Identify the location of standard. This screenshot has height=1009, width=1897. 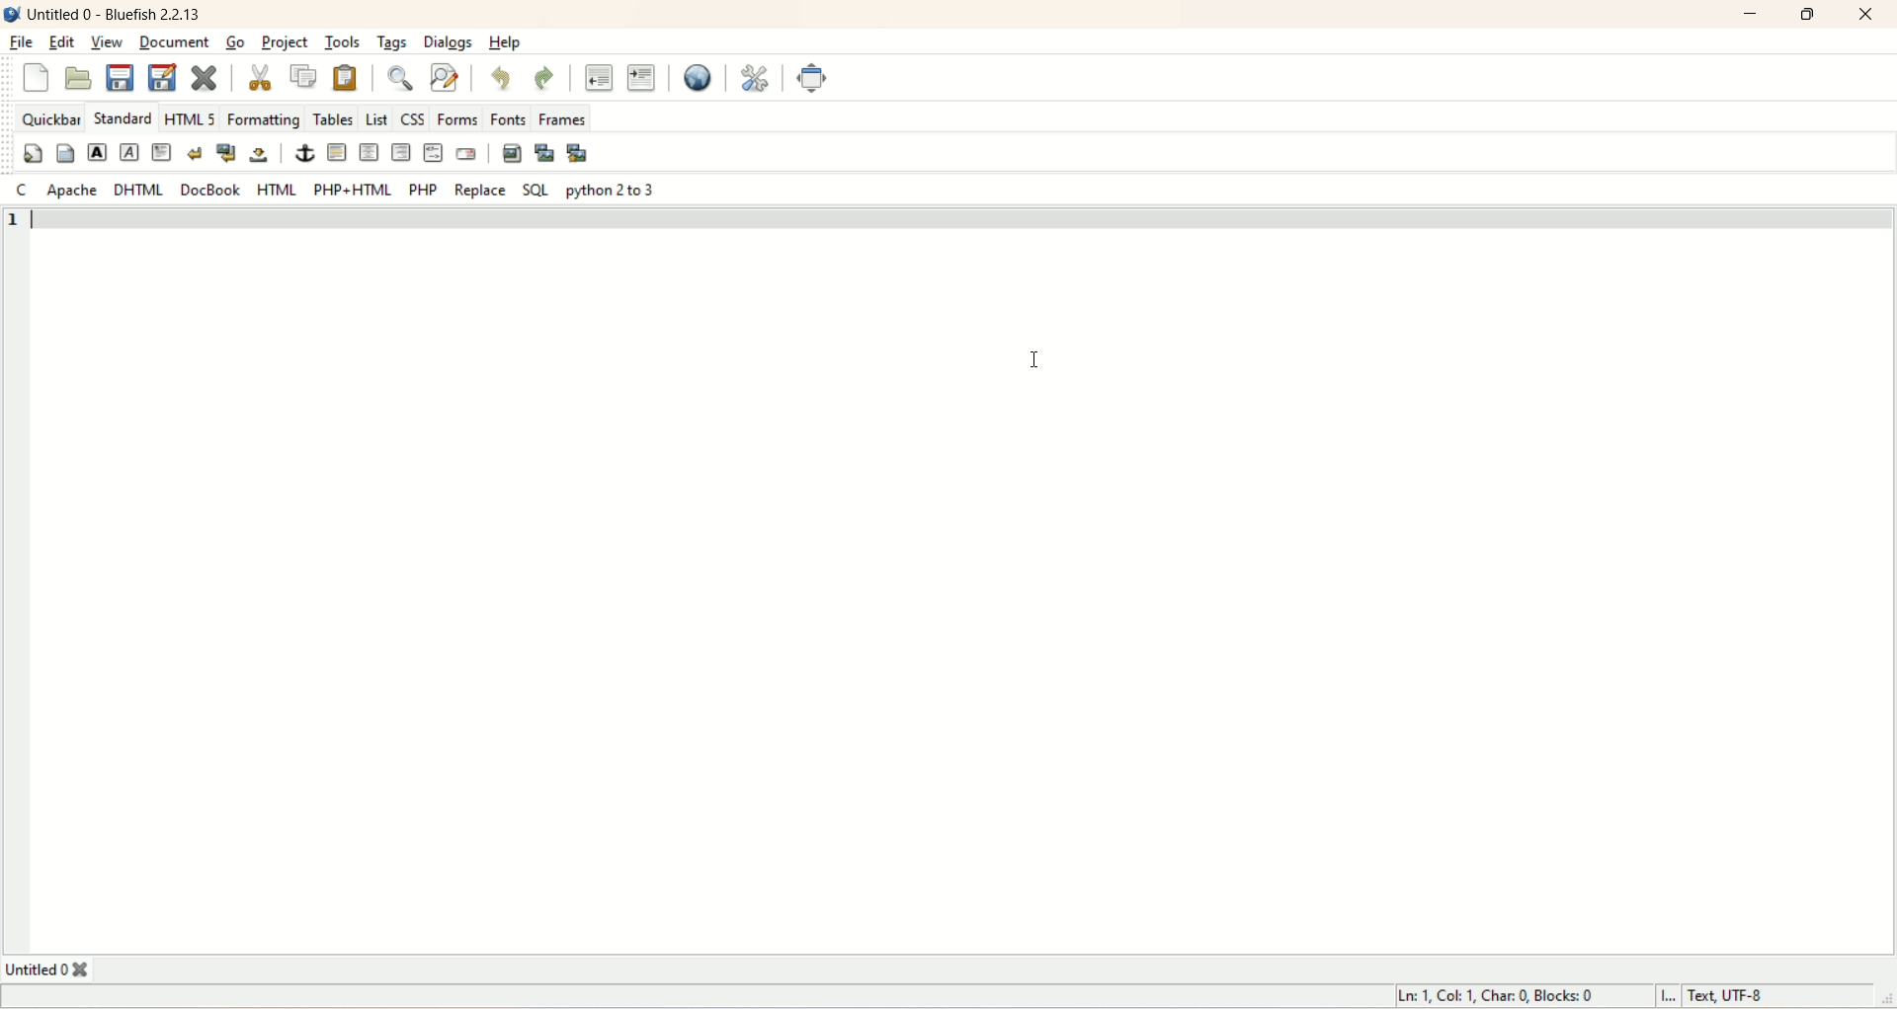
(123, 117).